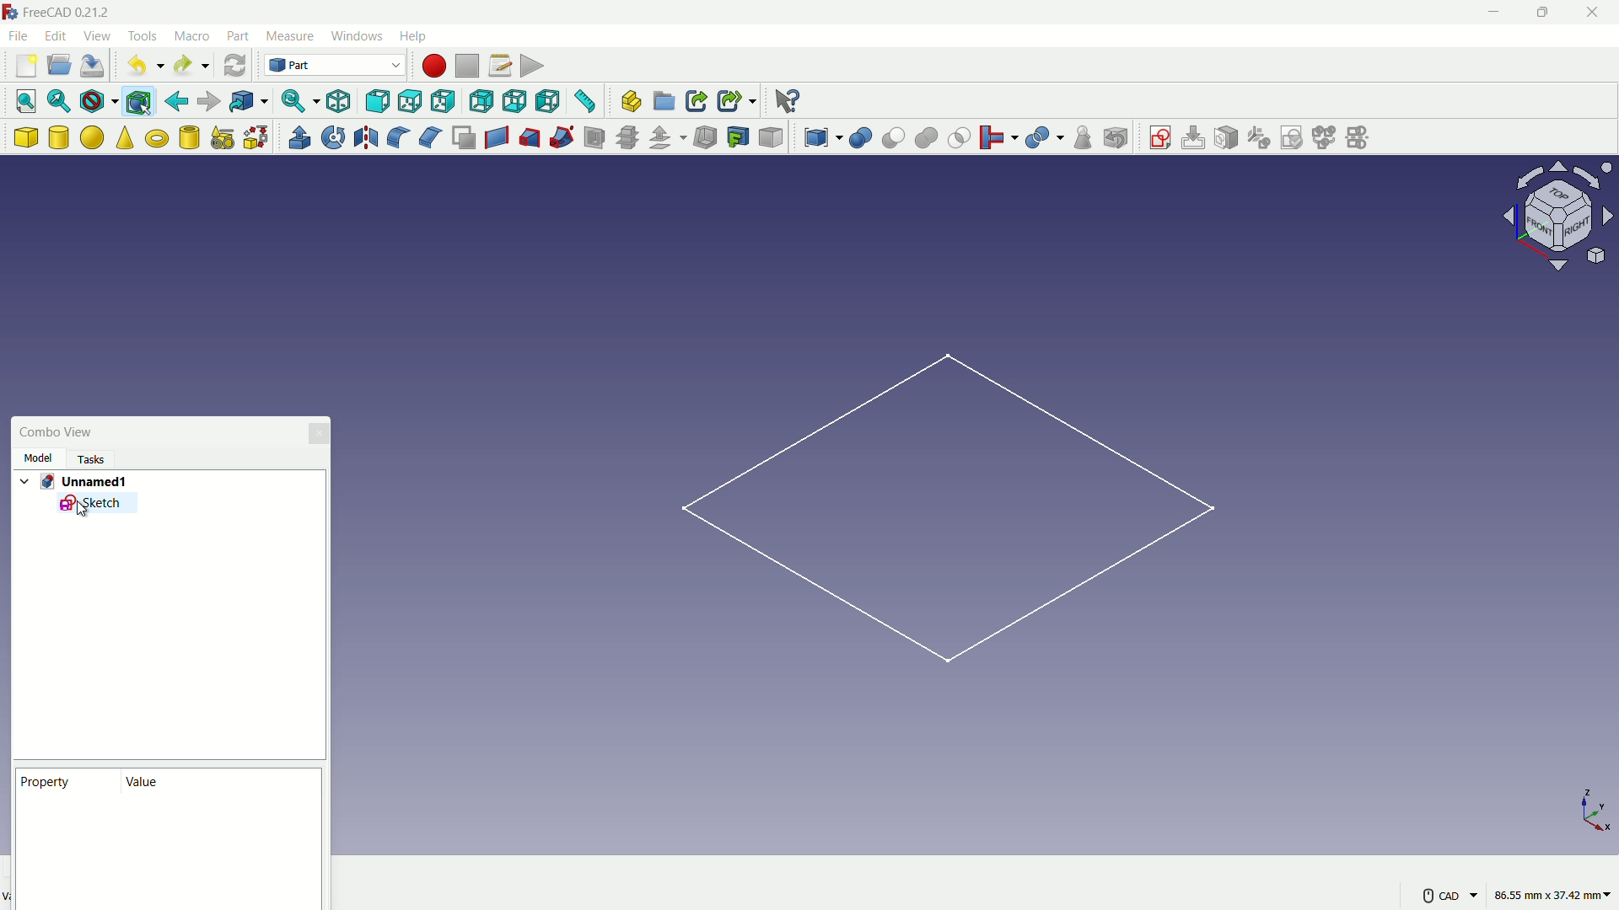  Describe the element at coordinates (396, 136) in the screenshot. I see `fillet` at that location.